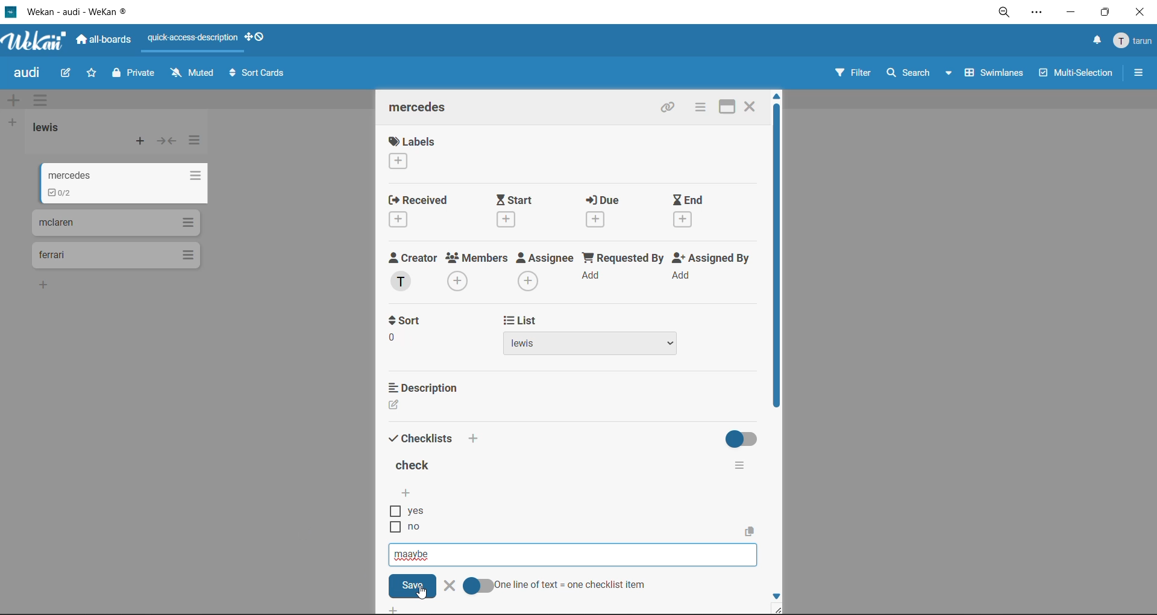 This screenshot has width=1157, height=615. Describe the element at coordinates (104, 40) in the screenshot. I see `all boards` at that location.